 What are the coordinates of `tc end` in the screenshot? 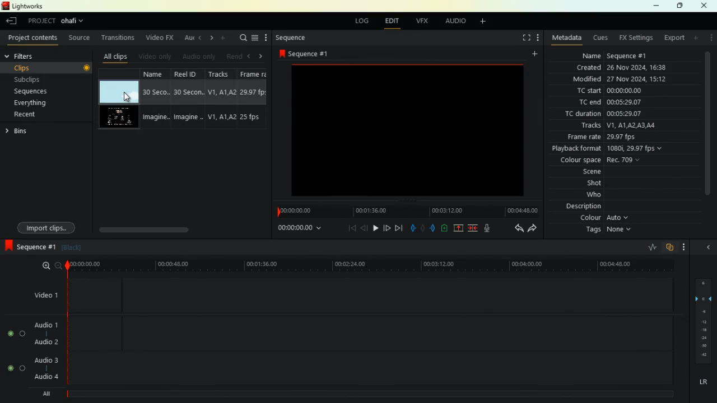 It's located at (611, 102).